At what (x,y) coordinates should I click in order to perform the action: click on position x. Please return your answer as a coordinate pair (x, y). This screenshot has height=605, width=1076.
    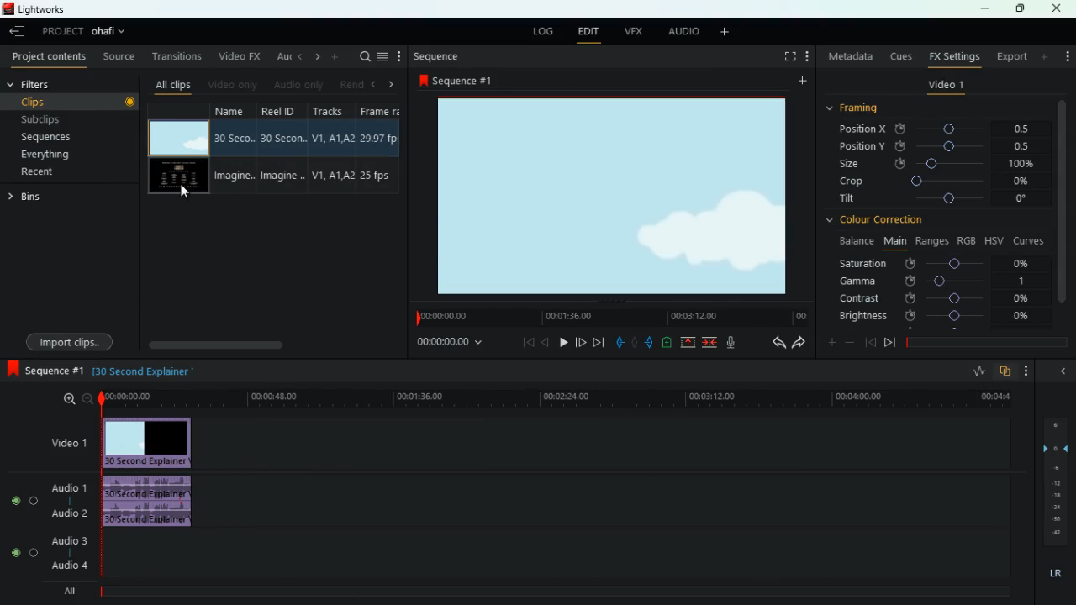
    Looking at the image, I should click on (943, 129).